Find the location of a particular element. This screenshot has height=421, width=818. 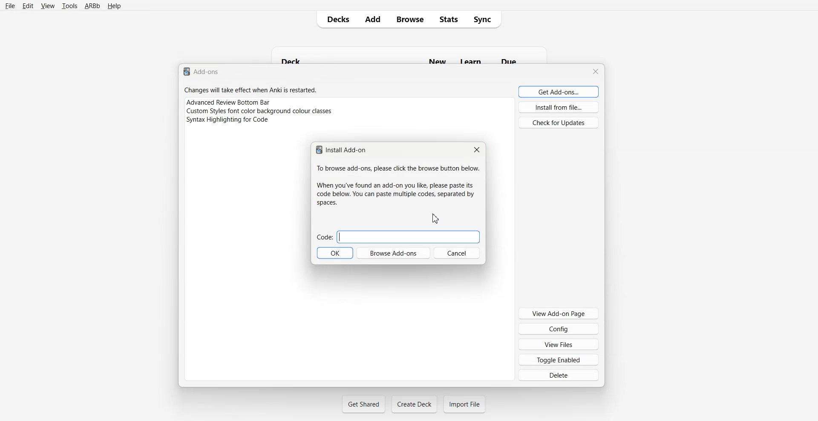

Deck New Learn Due is located at coordinates (406, 61).